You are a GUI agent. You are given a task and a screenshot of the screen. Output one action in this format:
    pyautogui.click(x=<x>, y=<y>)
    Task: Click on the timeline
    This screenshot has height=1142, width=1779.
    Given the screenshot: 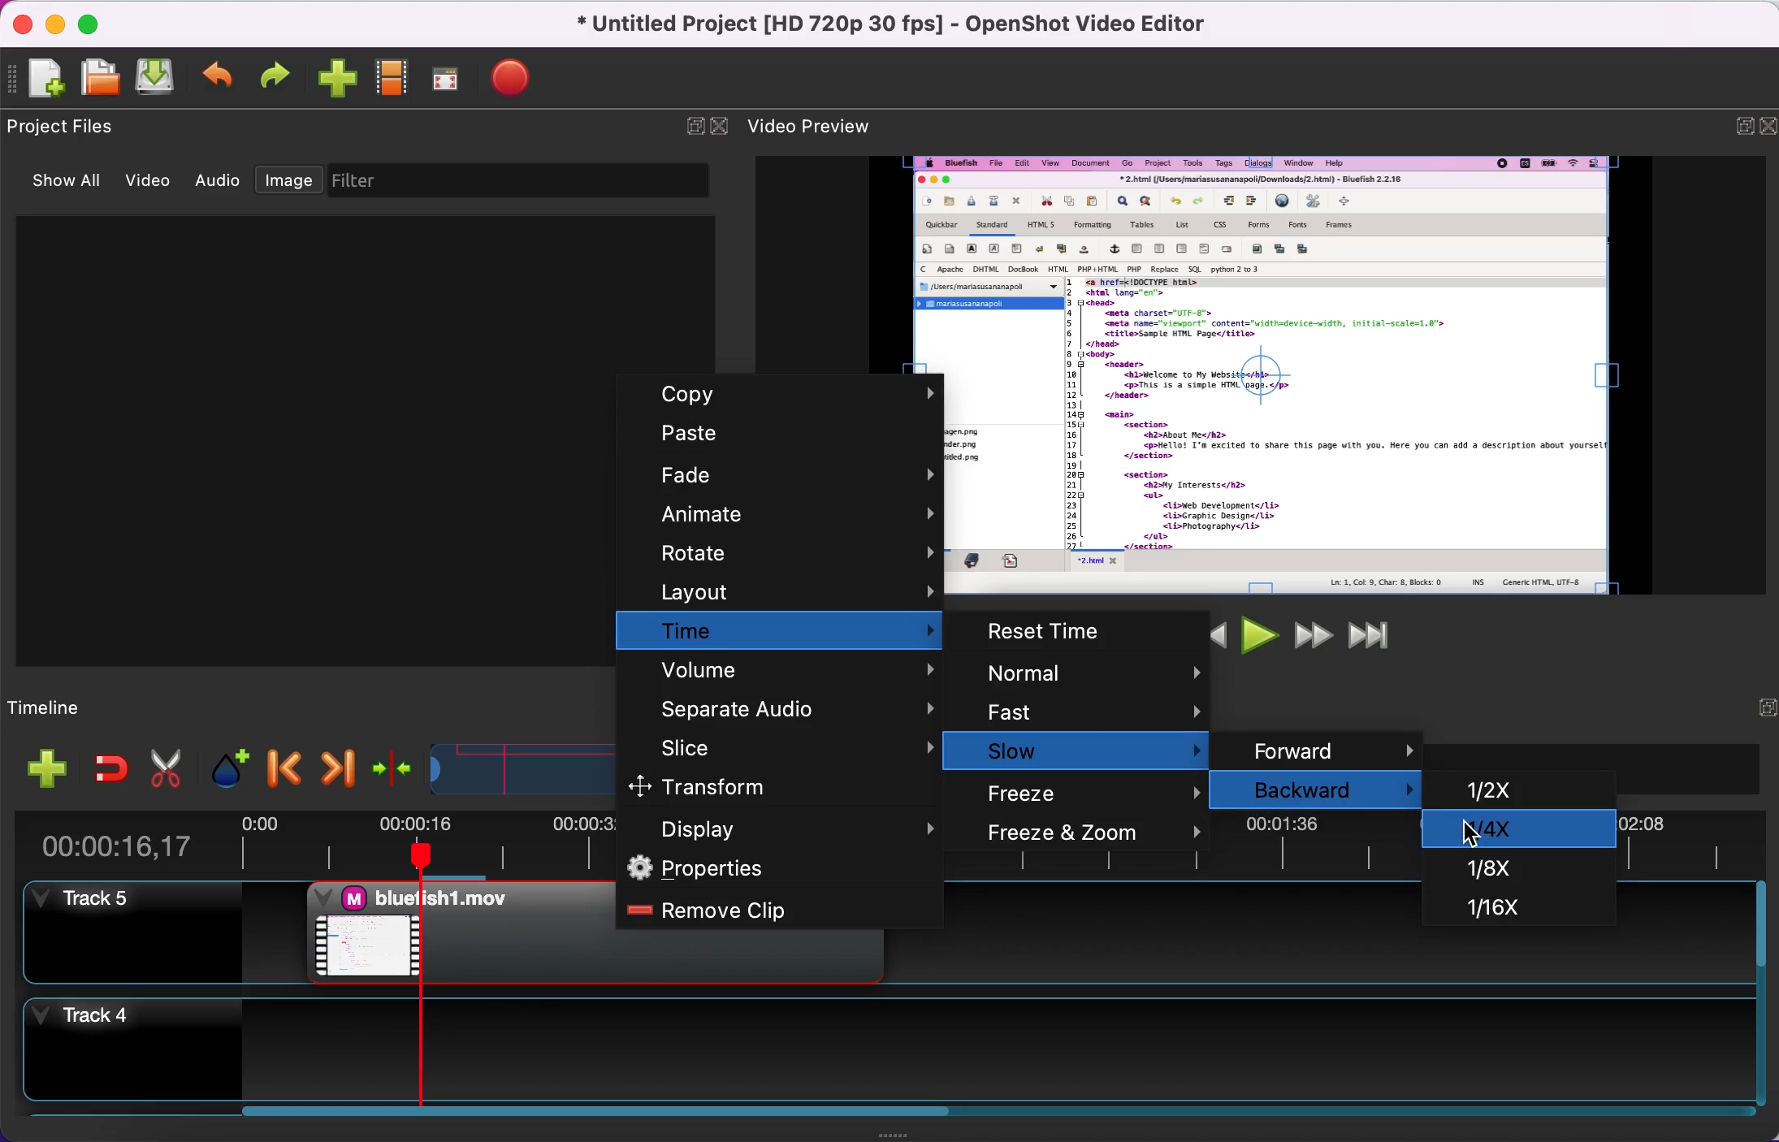 What is the action you would take?
    pyautogui.click(x=93, y=704)
    